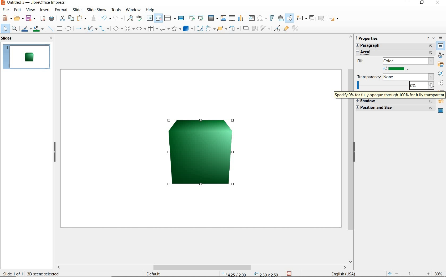 Image resolution: width=446 pixels, height=277 pixels. What do you see at coordinates (232, 18) in the screenshot?
I see `insert audio or video` at bounding box center [232, 18].